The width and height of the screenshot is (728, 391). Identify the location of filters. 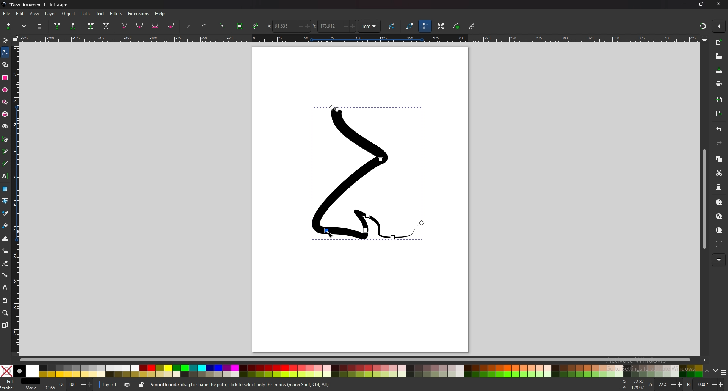
(116, 14).